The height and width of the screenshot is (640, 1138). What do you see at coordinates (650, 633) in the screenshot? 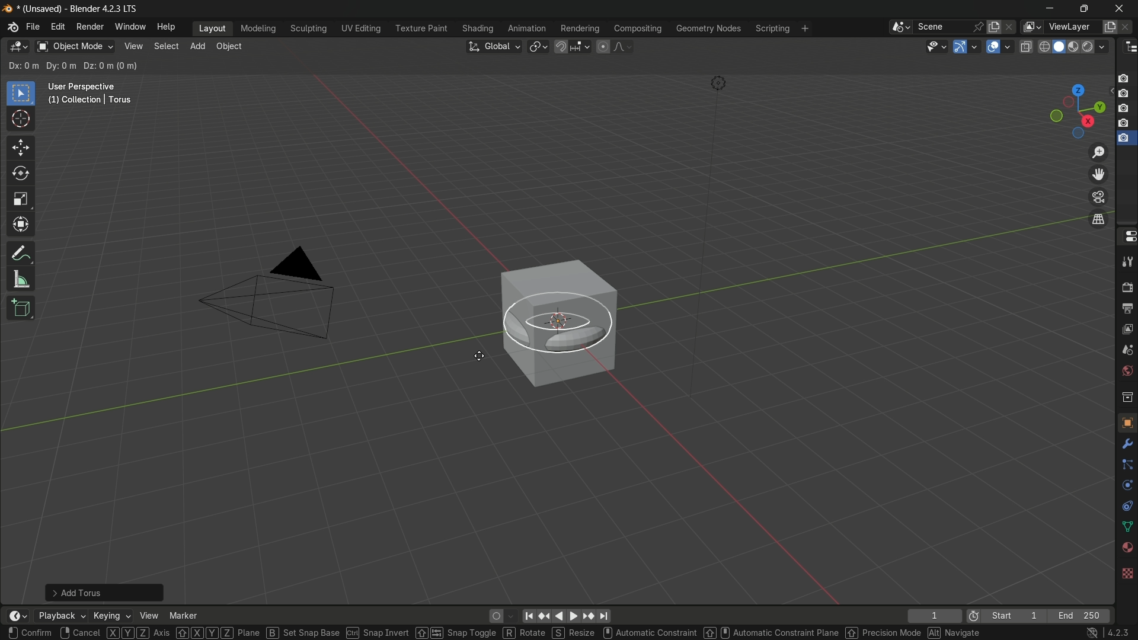
I see `Automatic Constraint` at bounding box center [650, 633].